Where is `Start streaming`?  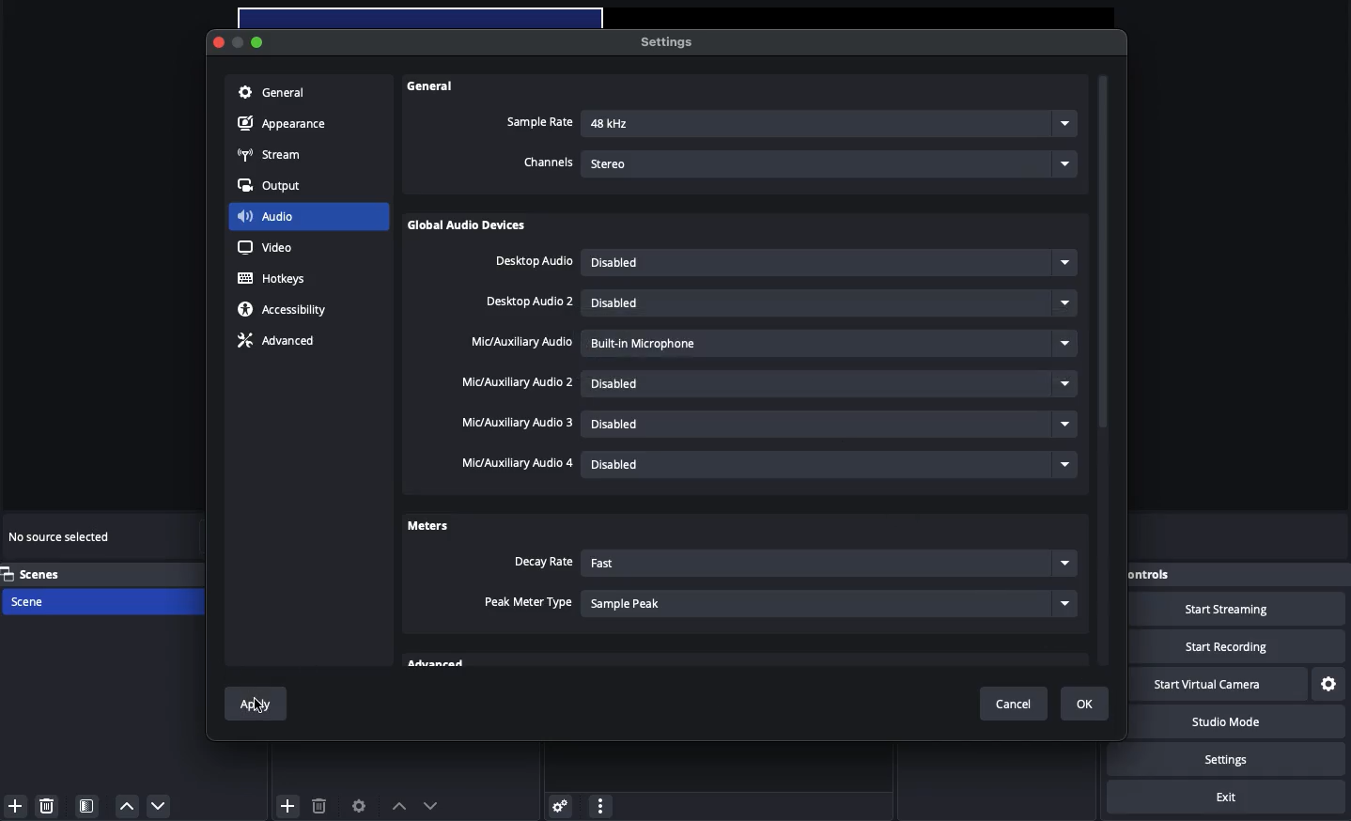
Start streaming is located at coordinates (1242, 610).